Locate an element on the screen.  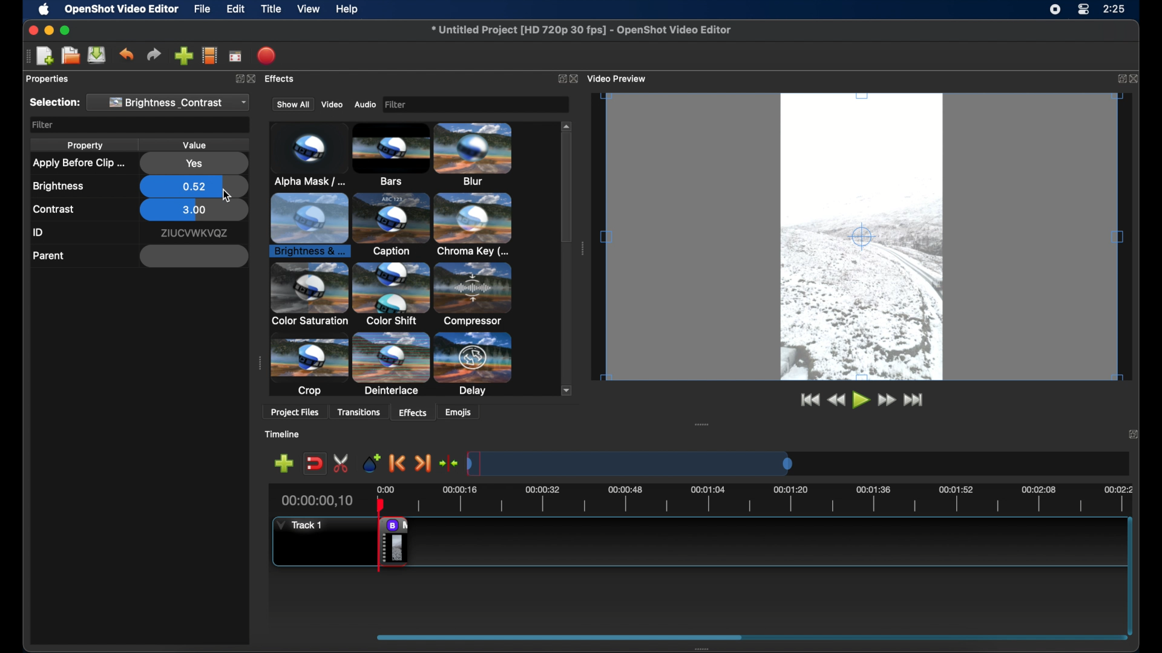
video preview is located at coordinates (622, 77).